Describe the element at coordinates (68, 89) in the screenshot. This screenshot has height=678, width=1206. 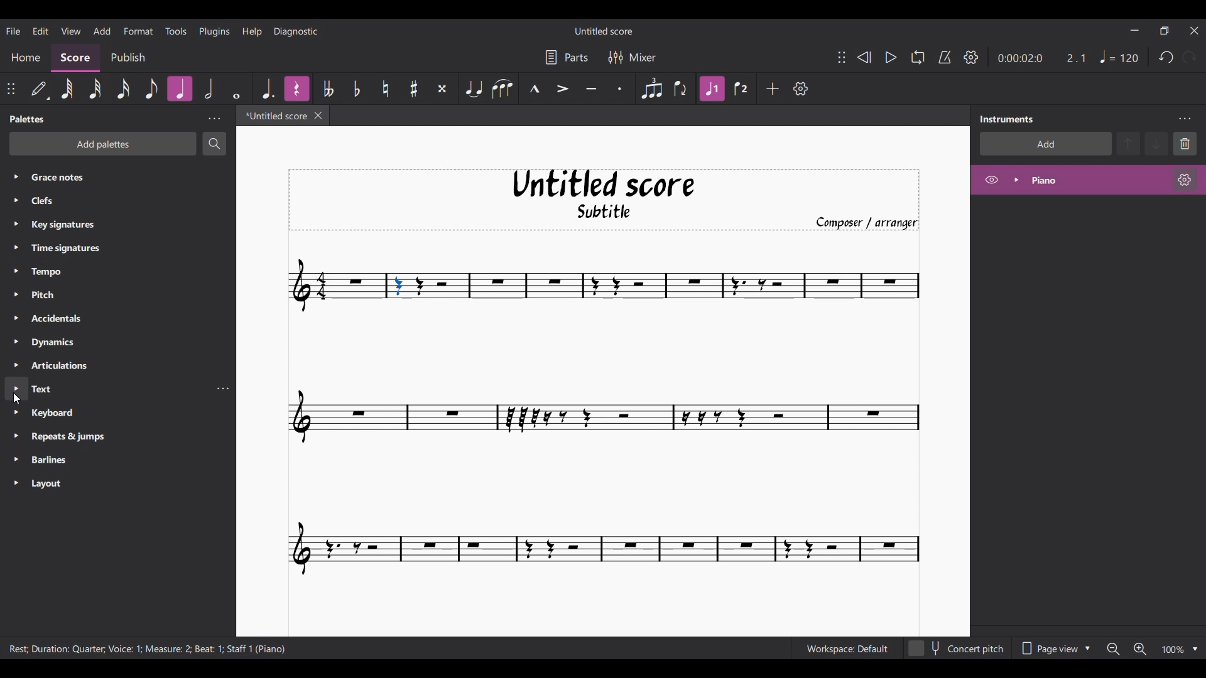
I see `64th note` at that location.